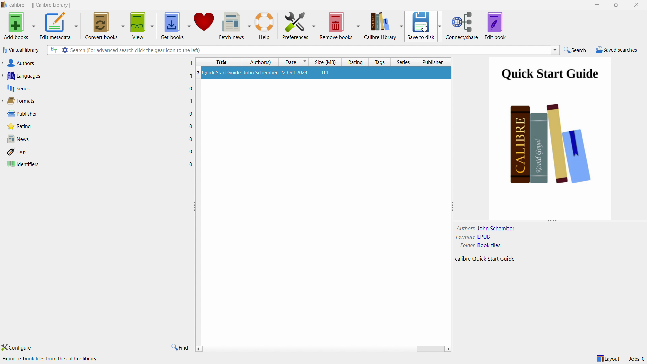  I want to click on resize, so click(552, 222).